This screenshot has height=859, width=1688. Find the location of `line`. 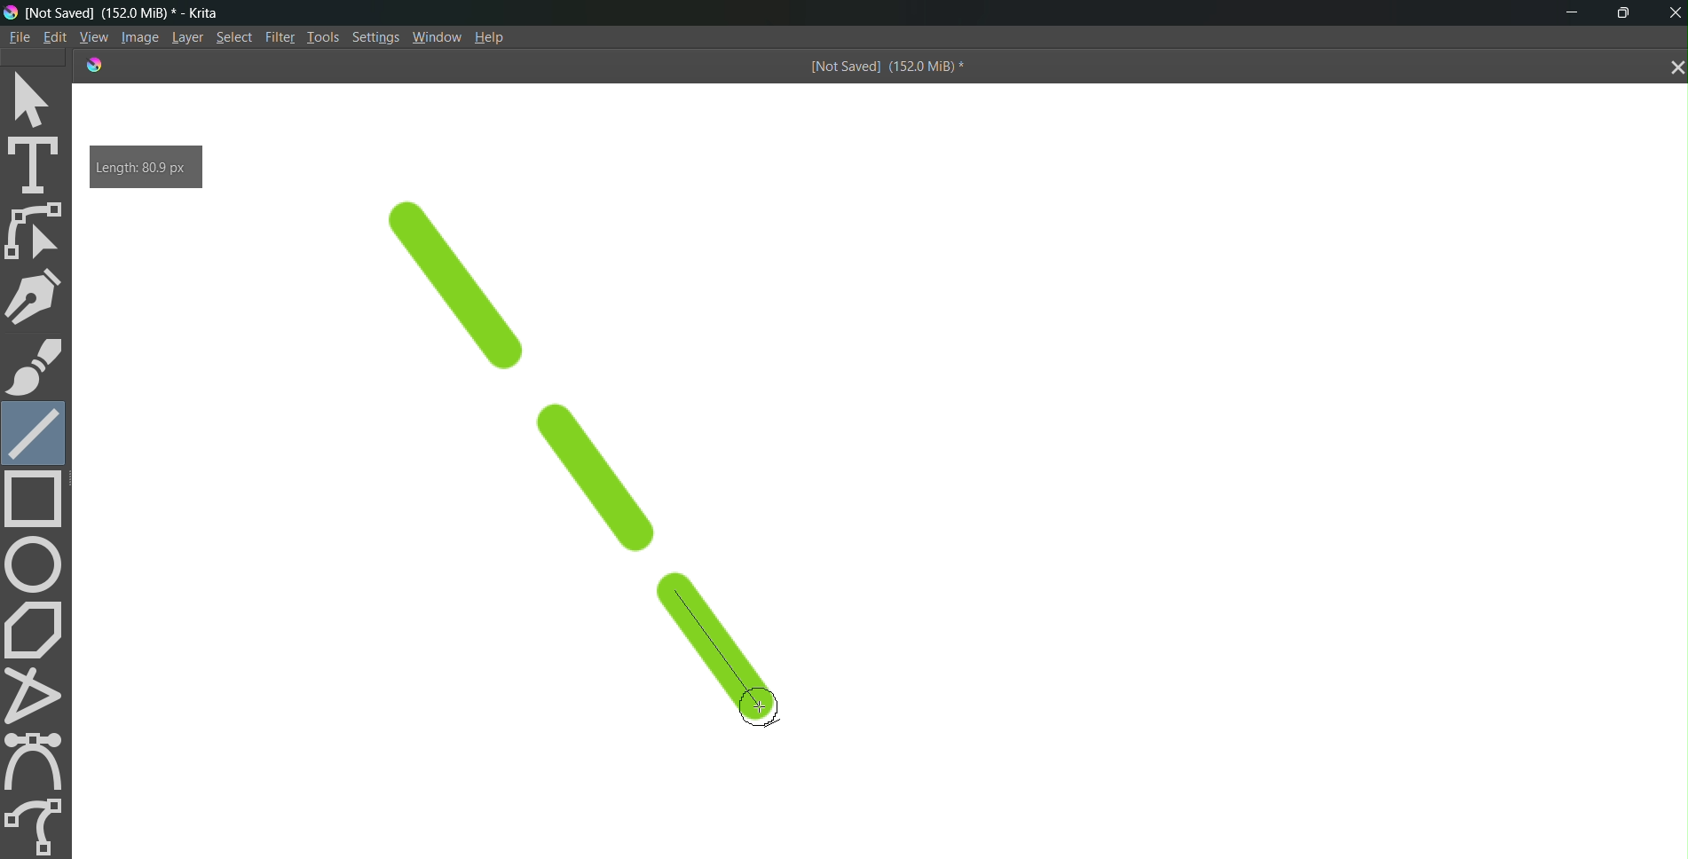

line is located at coordinates (614, 481).